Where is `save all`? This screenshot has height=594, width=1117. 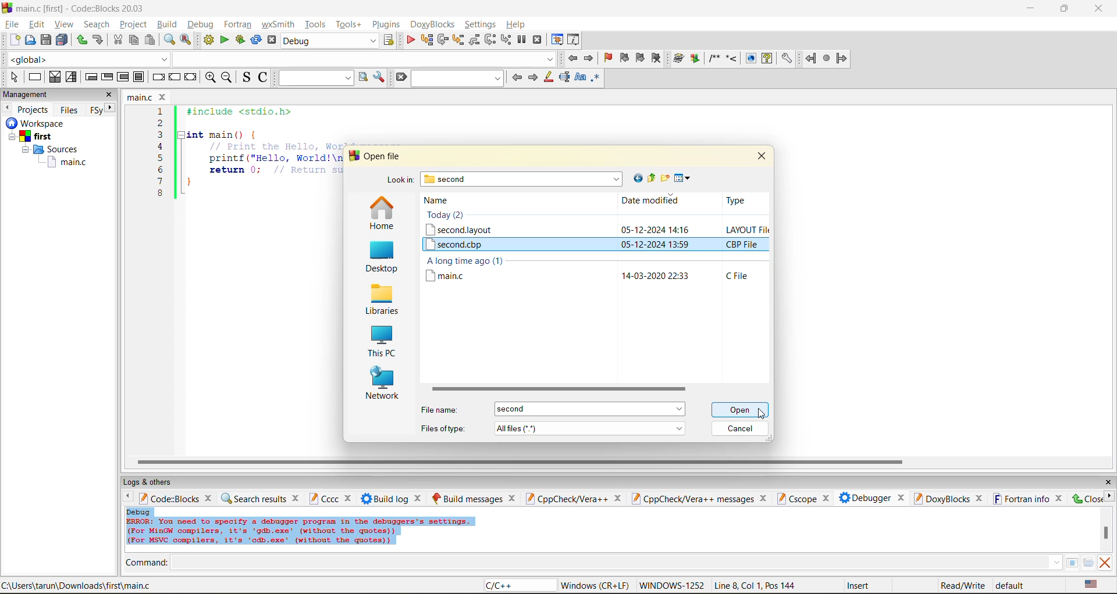
save all is located at coordinates (62, 40).